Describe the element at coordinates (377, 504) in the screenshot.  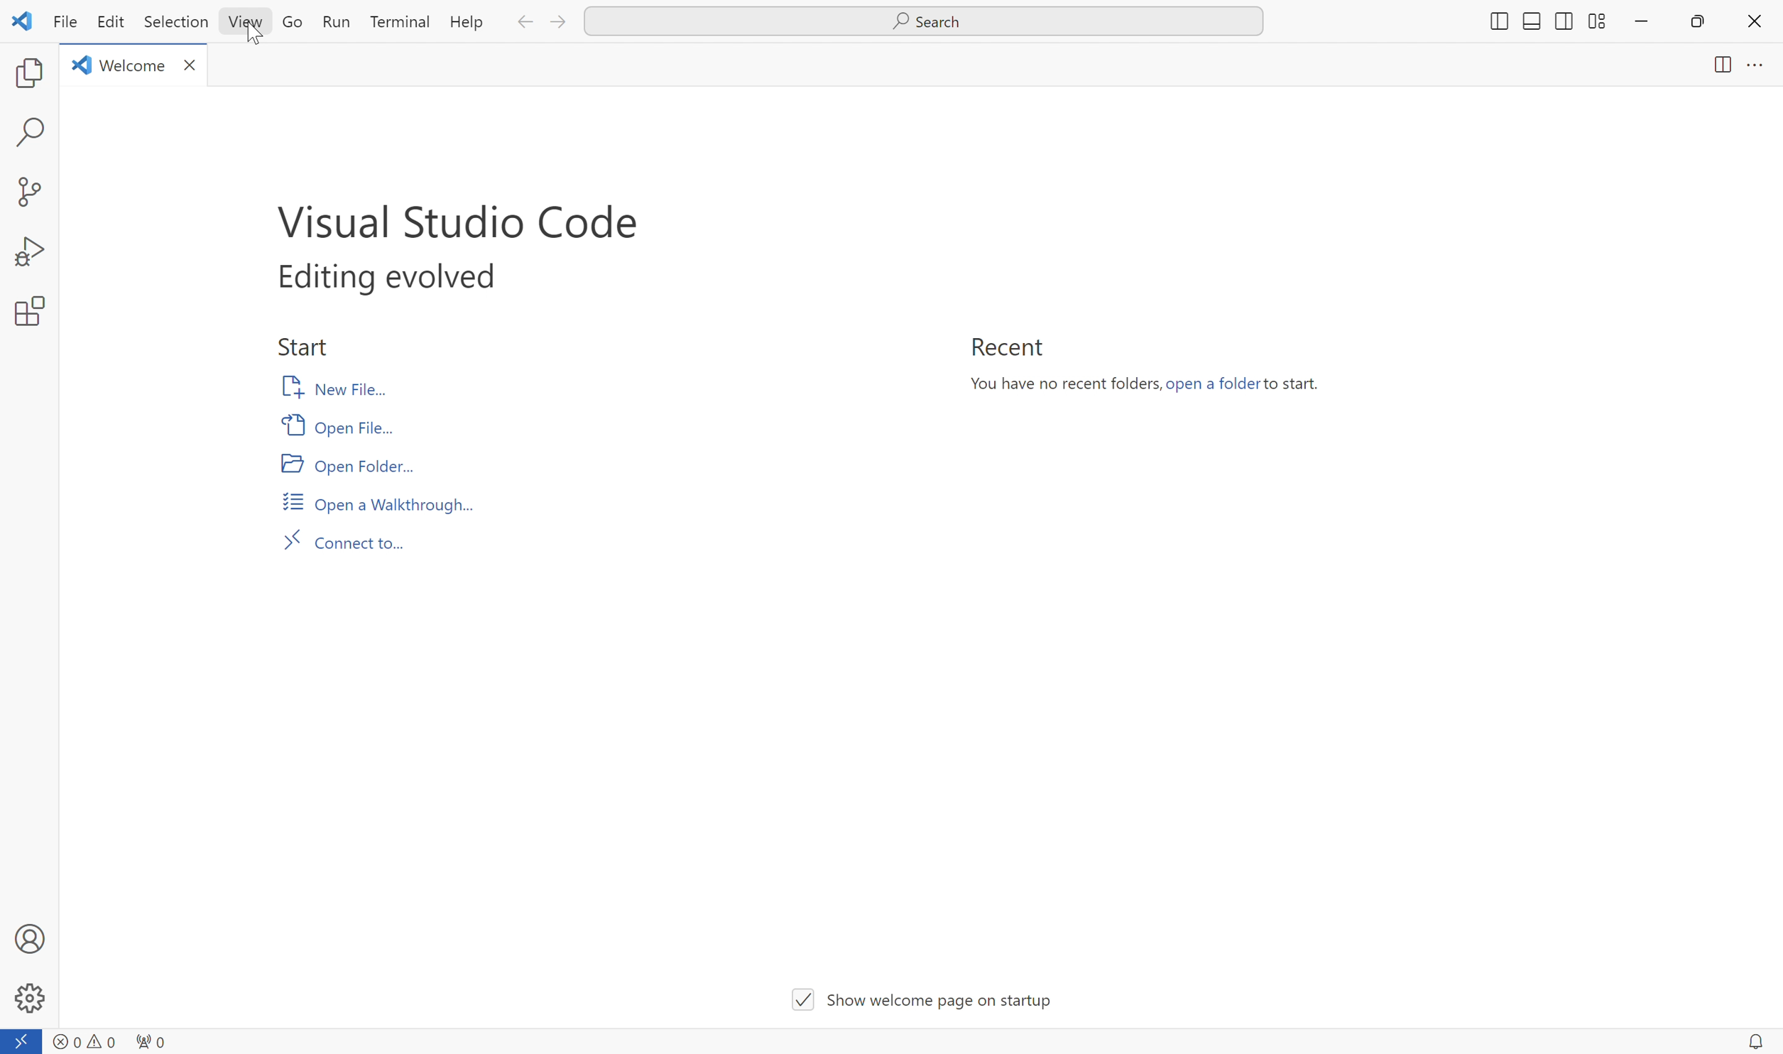
I see `Open a Walkthrough` at that location.